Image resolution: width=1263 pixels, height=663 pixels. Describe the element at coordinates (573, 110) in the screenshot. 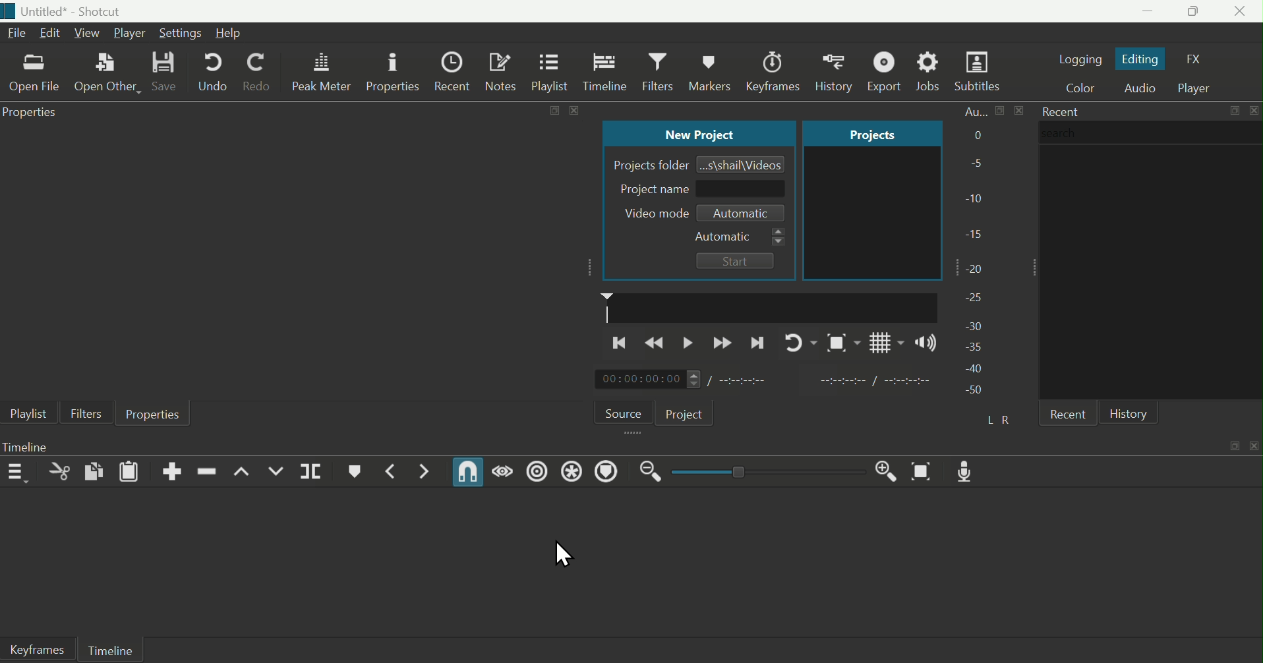

I see `close` at that location.